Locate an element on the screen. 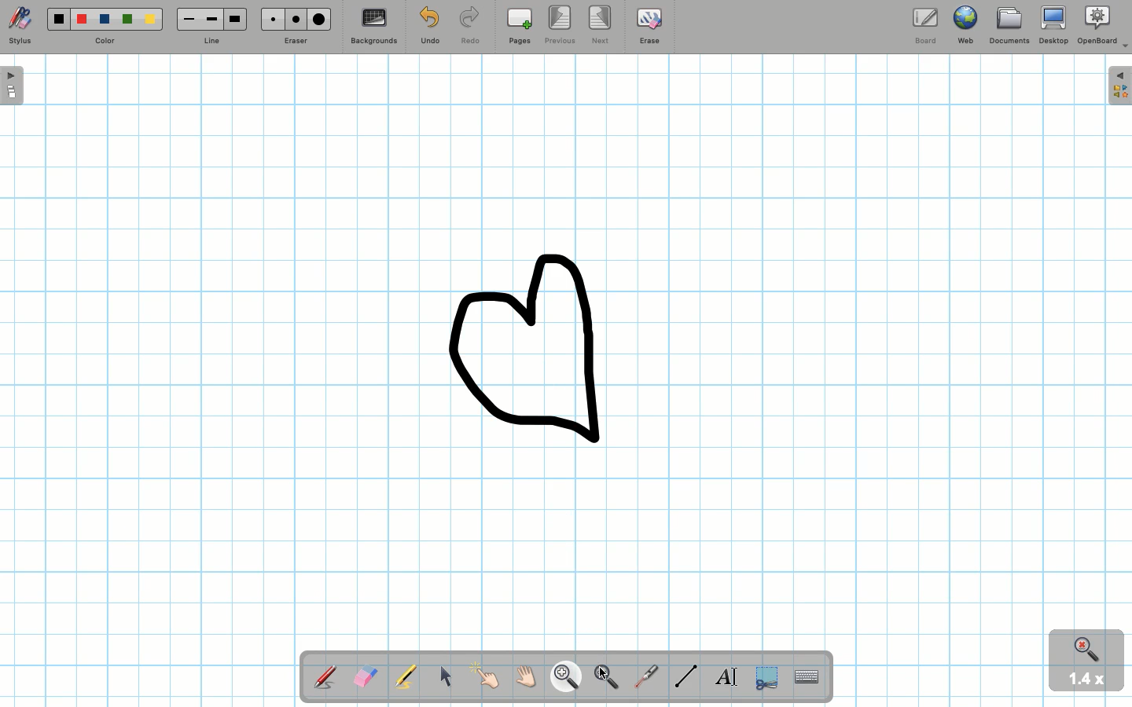 The width and height of the screenshot is (1132, 707). Grab is located at coordinates (527, 676).